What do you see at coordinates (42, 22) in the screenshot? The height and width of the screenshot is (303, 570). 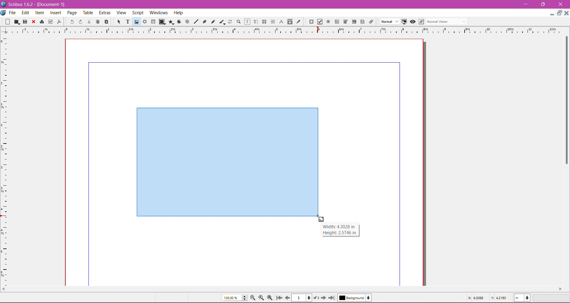 I see `Print` at bounding box center [42, 22].